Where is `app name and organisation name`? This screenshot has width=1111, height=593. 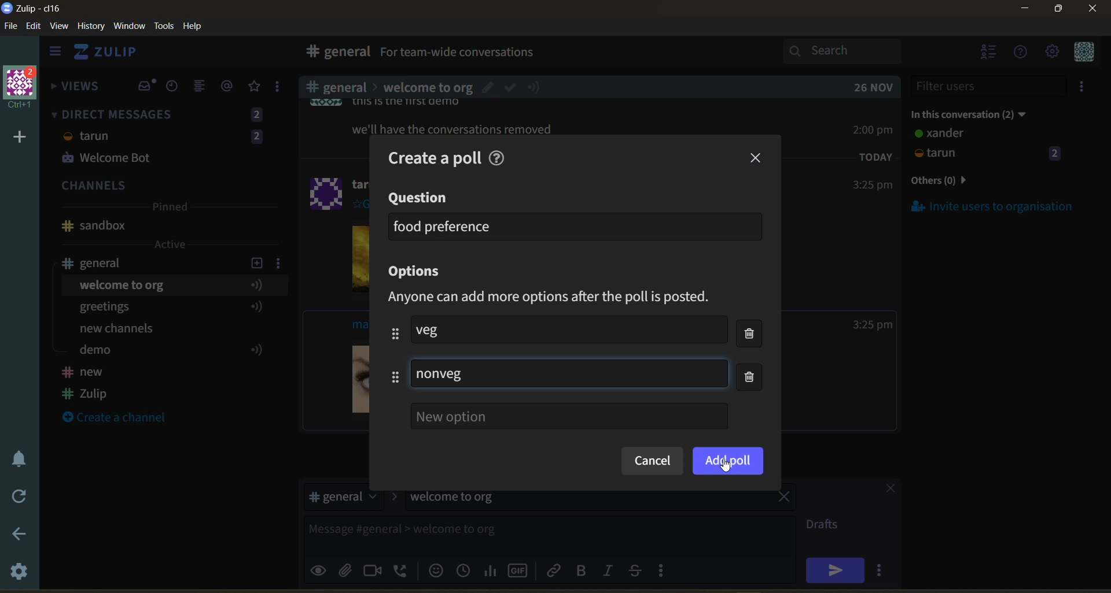
app name and organisation name is located at coordinates (31, 9).